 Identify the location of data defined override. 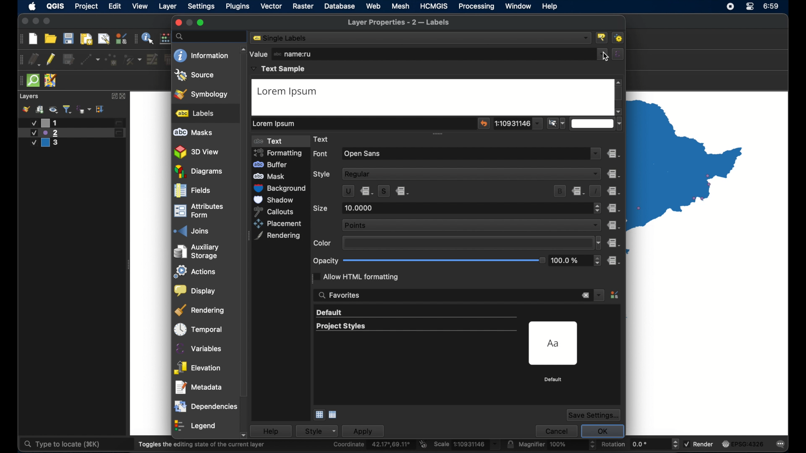
(615, 154).